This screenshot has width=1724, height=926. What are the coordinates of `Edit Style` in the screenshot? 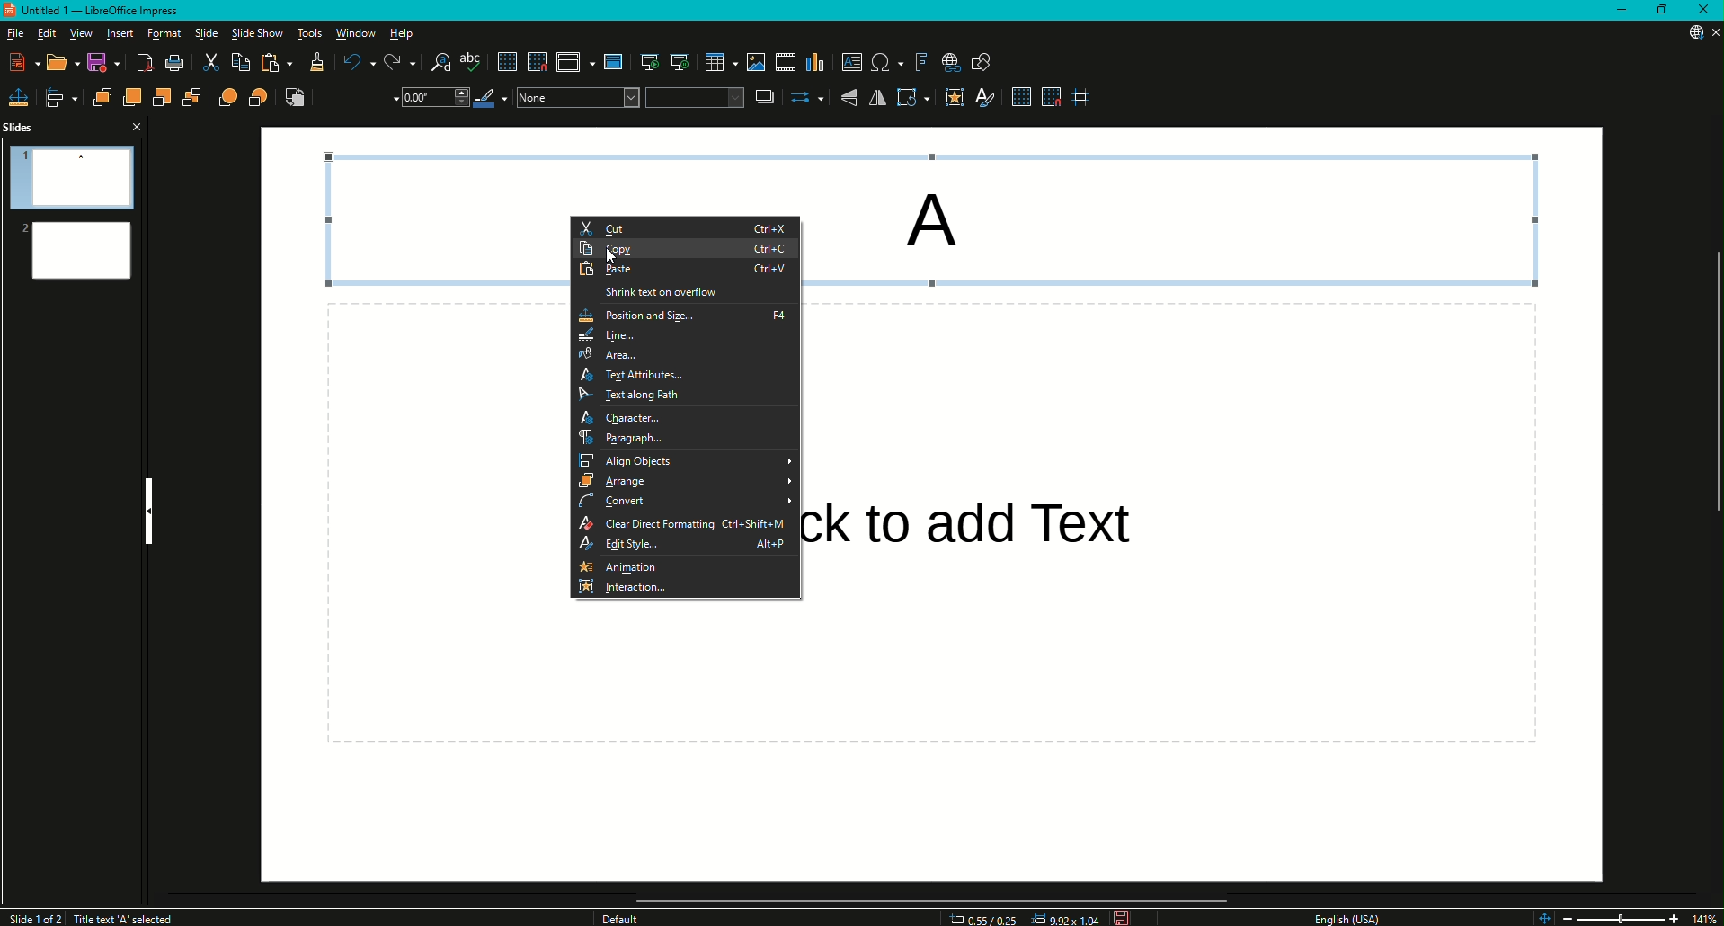 It's located at (687, 544).